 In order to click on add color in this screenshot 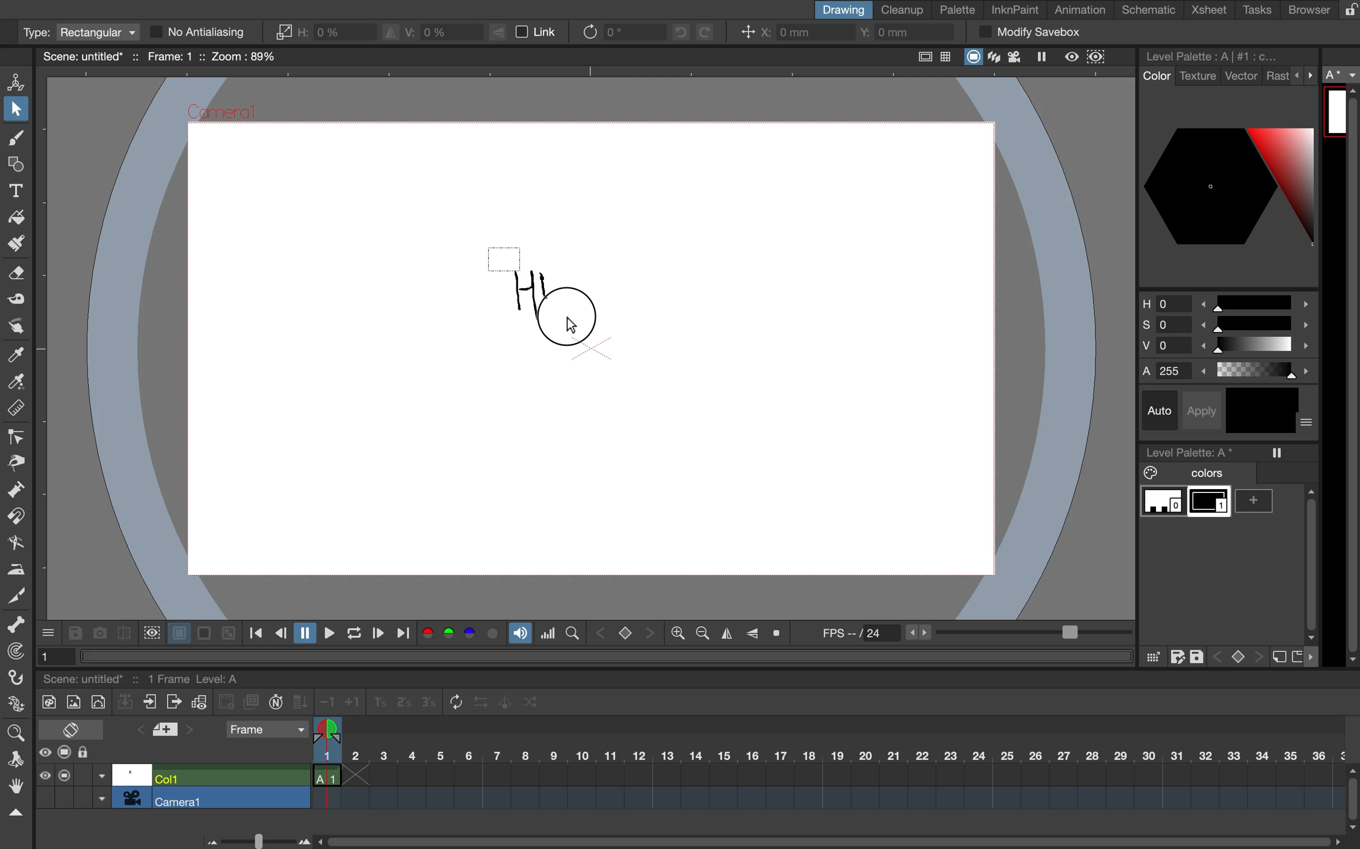, I will do `click(1258, 501)`.